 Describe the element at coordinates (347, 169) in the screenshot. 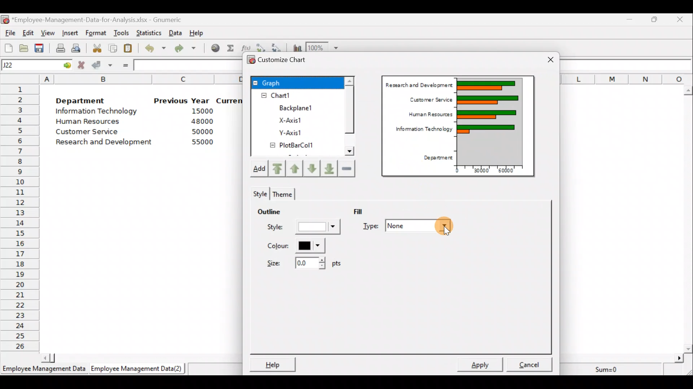

I see `Remove` at that location.